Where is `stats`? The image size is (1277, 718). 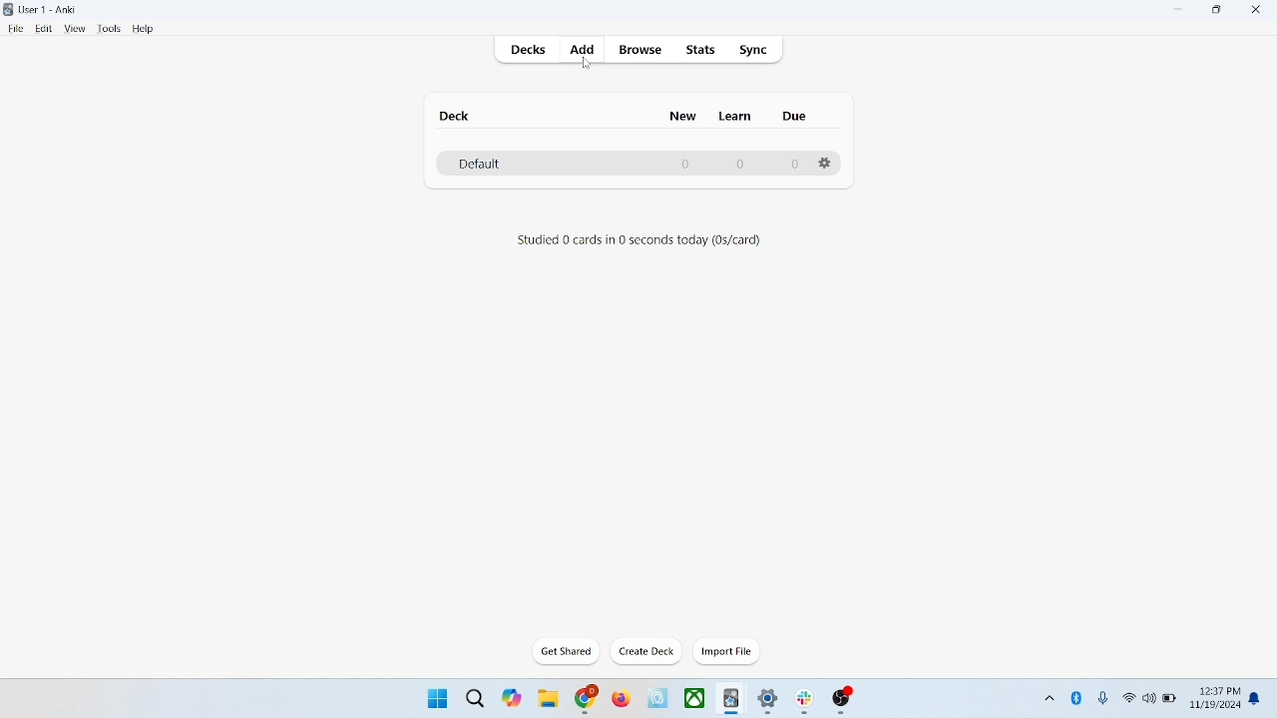 stats is located at coordinates (699, 50).